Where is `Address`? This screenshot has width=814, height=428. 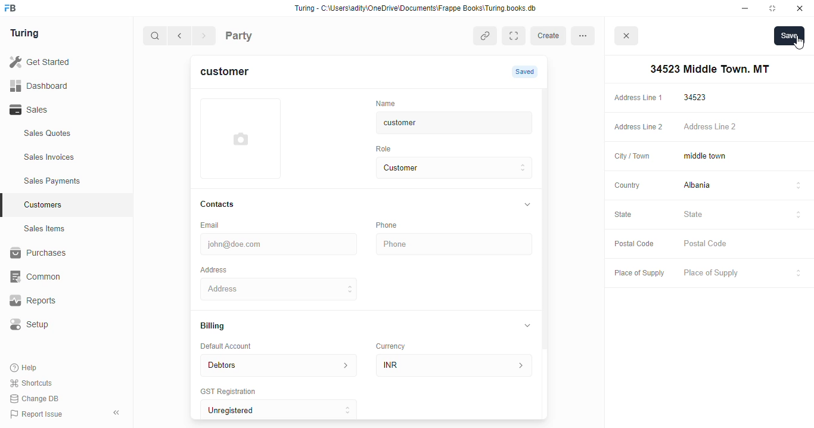
Address is located at coordinates (222, 269).